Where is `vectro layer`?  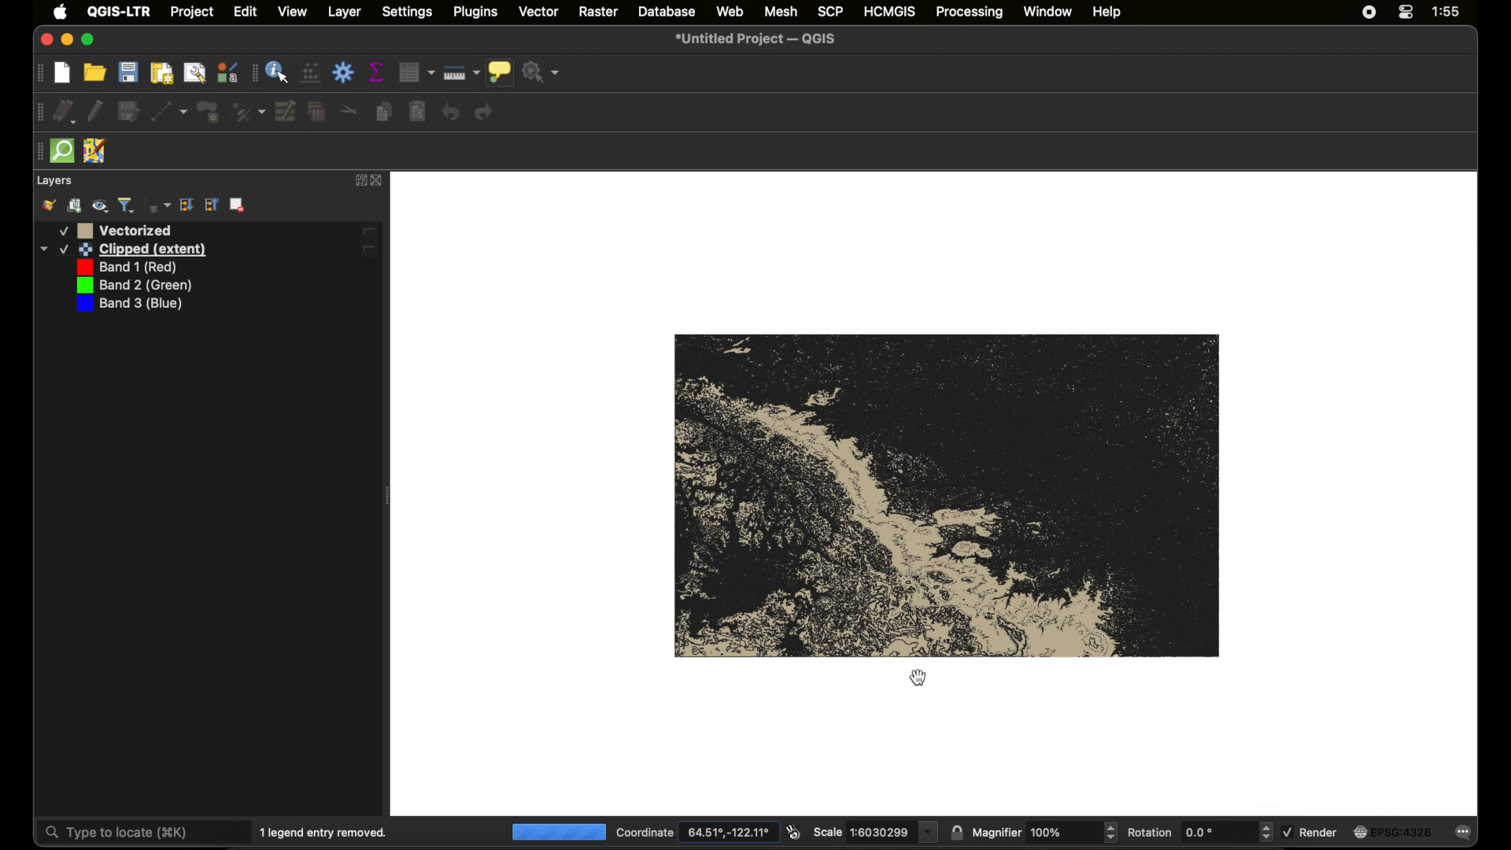 vectro layer is located at coordinates (214, 230).